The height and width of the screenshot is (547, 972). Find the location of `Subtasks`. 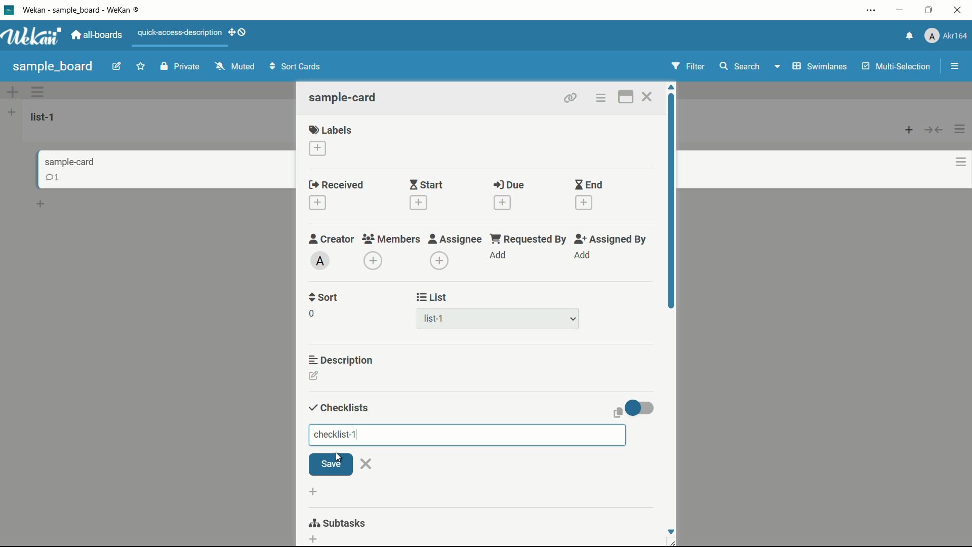

Subtasks is located at coordinates (344, 522).